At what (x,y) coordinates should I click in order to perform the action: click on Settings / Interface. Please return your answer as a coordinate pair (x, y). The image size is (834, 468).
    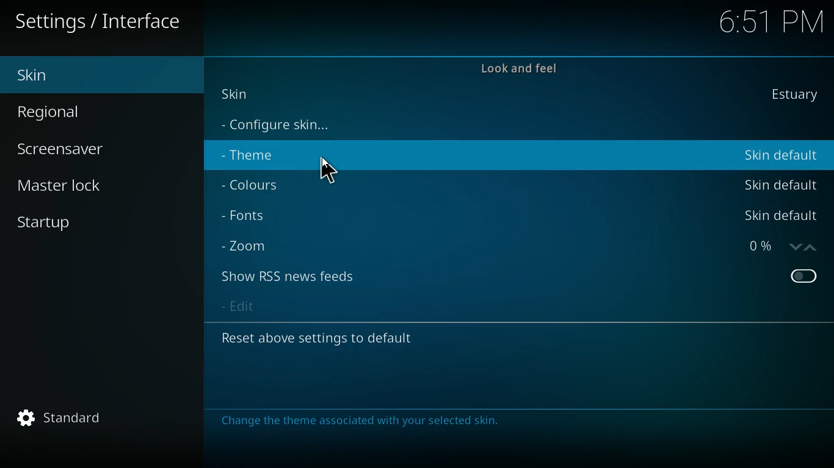
    Looking at the image, I should click on (102, 23).